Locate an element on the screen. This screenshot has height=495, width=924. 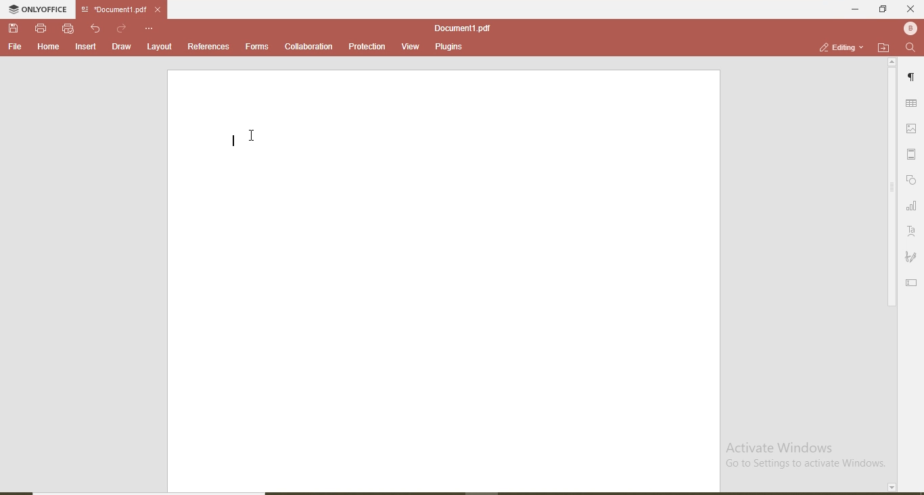
view is located at coordinates (407, 45).